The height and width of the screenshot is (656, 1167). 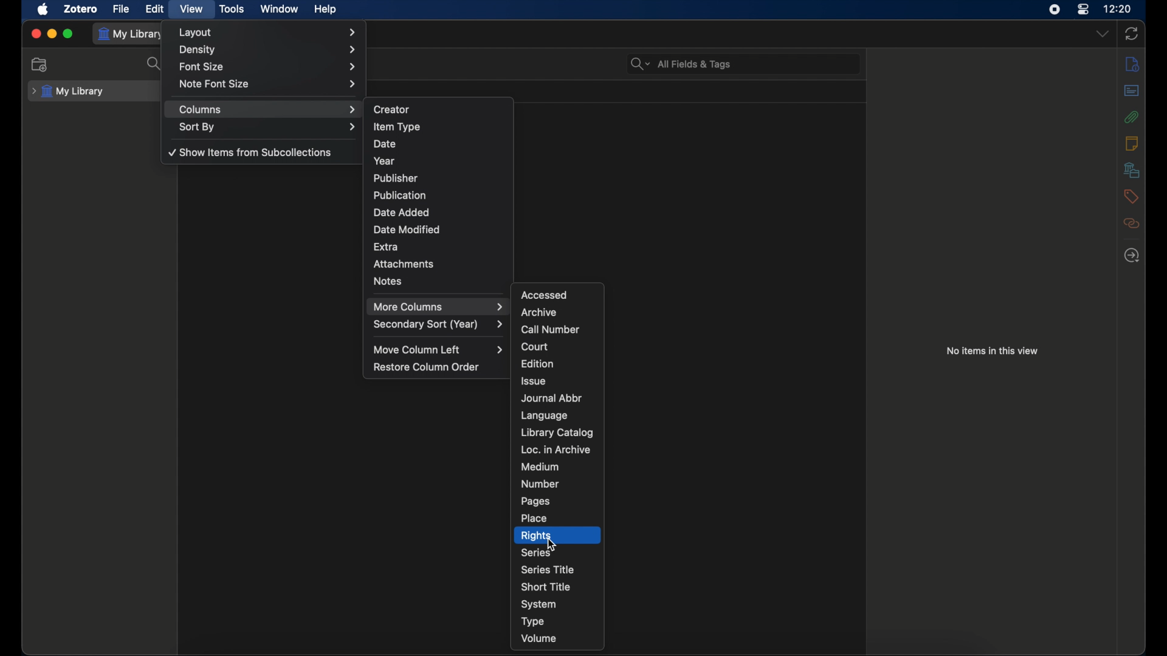 What do you see at coordinates (326, 10) in the screenshot?
I see `help` at bounding box center [326, 10].